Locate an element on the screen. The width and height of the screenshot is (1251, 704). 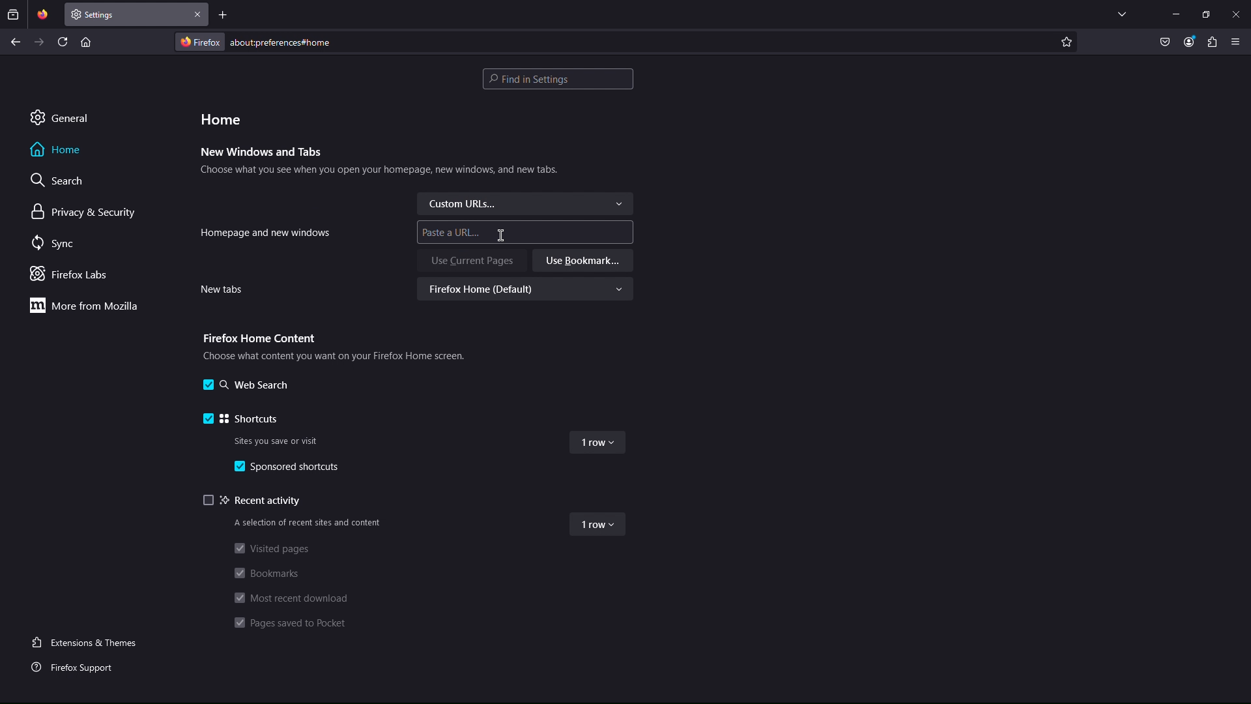
Close is located at coordinates (198, 14).